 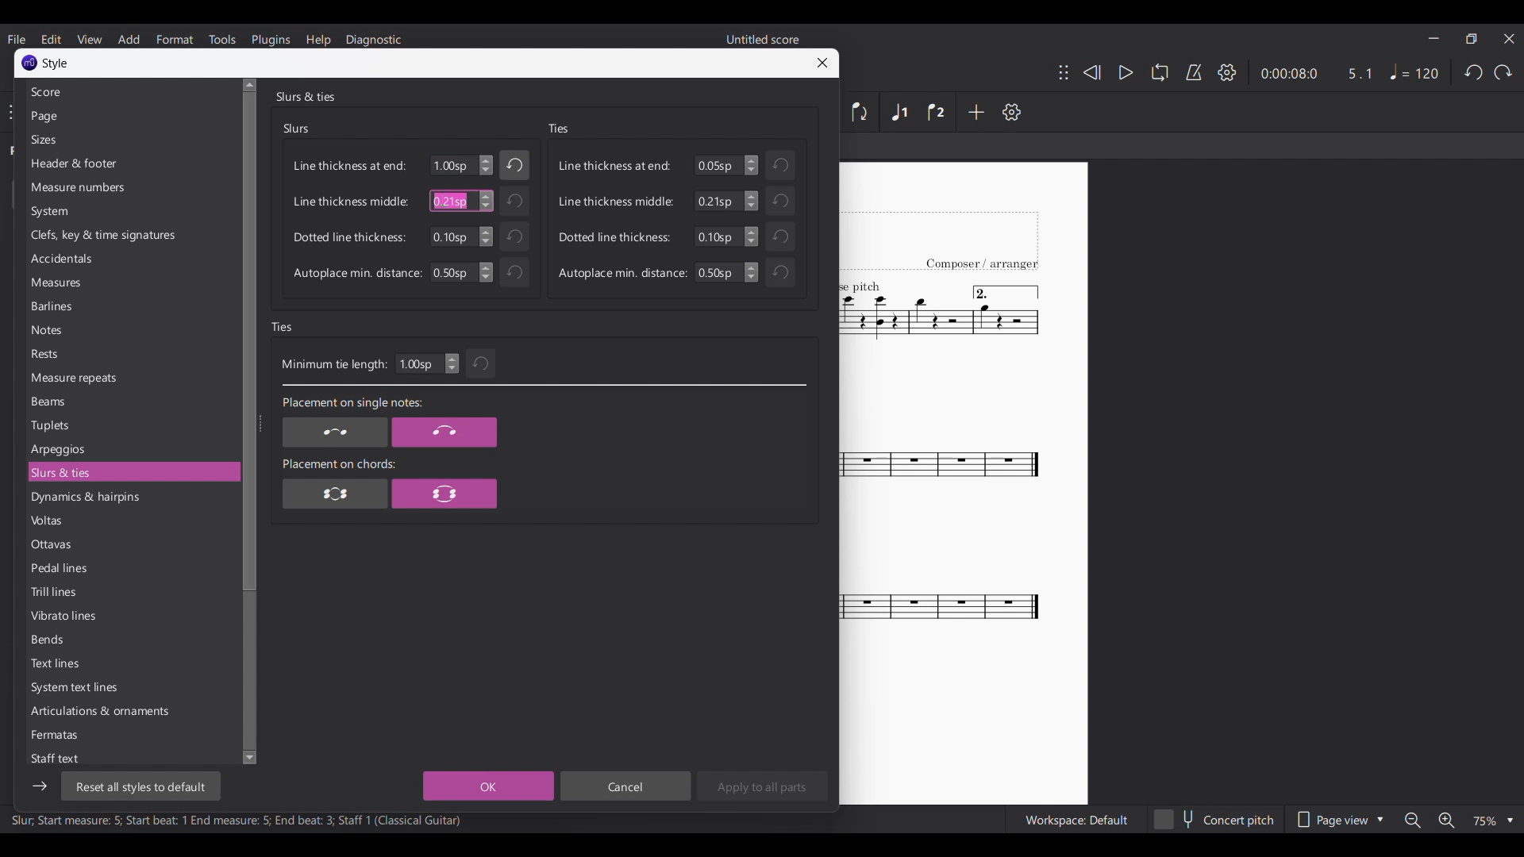 I want to click on Play, so click(x=1119, y=72).